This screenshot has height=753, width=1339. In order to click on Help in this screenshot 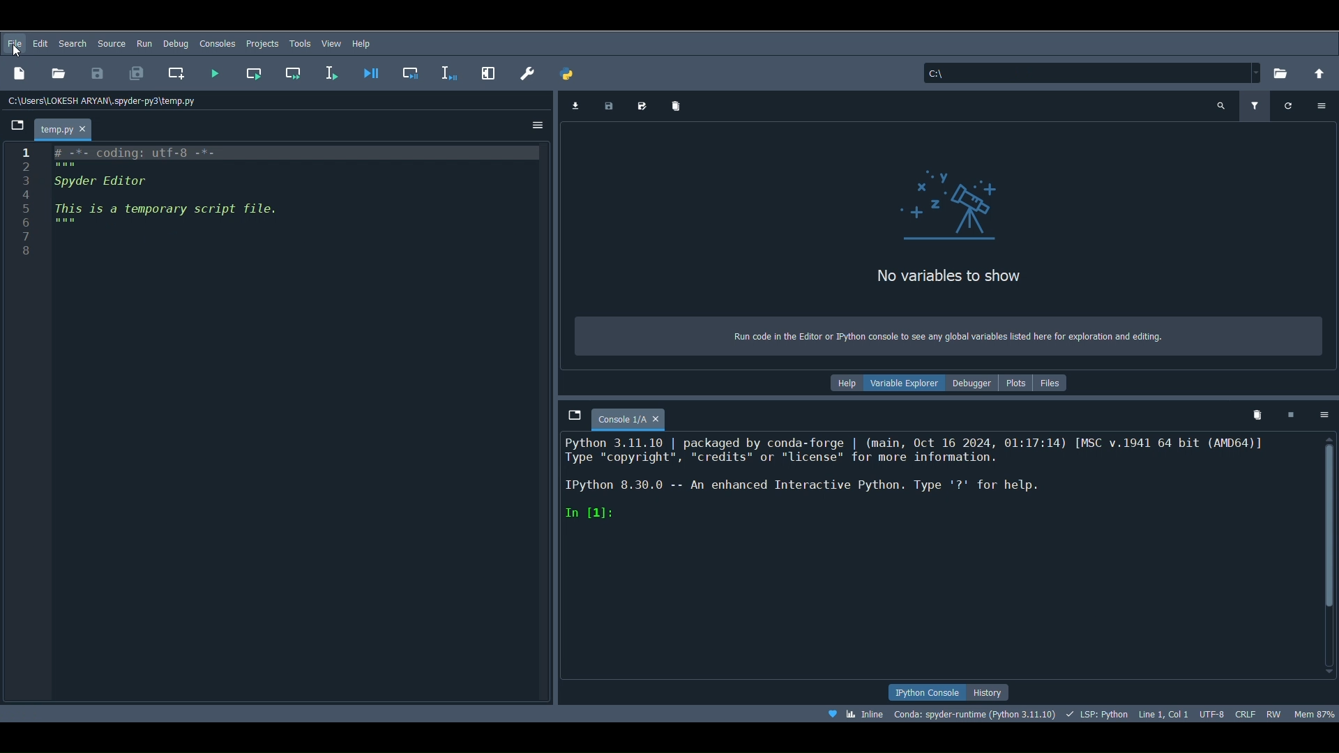, I will do `click(364, 43)`.